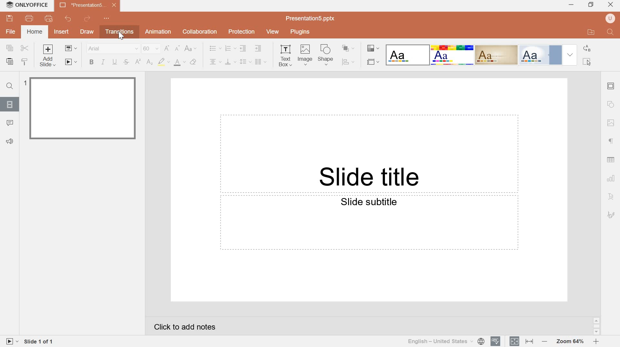 This screenshot has width=620, height=347. What do you see at coordinates (610, 104) in the screenshot?
I see `shape settings` at bounding box center [610, 104].